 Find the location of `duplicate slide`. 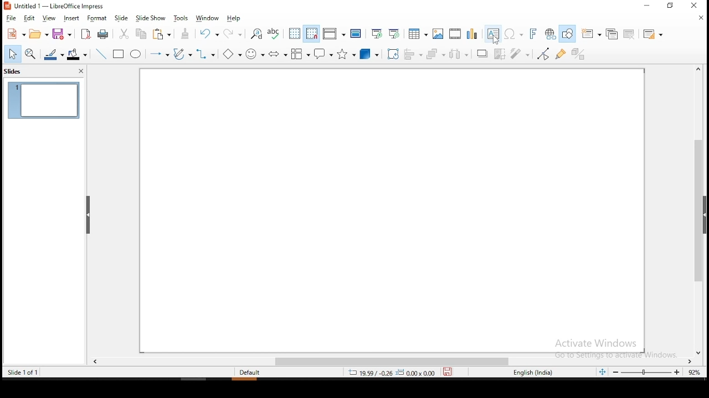

duplicate slide is located at coordinates (614, 33).